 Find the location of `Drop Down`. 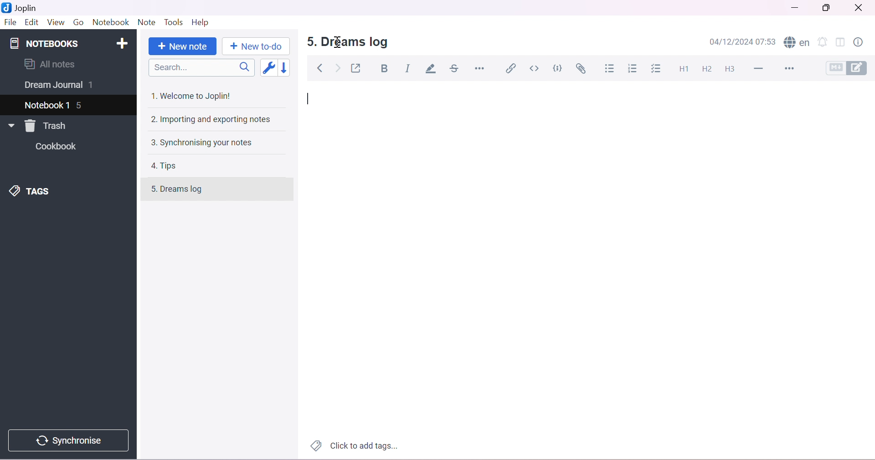

Drop Down is located at coordinates (9, 126).